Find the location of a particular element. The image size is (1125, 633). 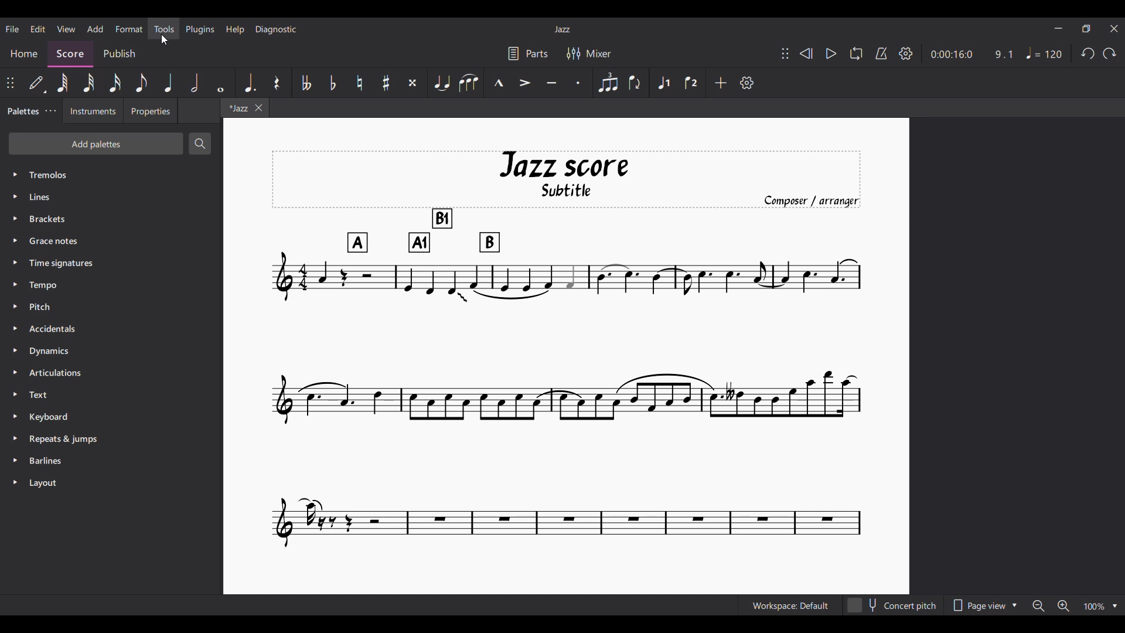

Time signatures is located at coordinates (111, 263).